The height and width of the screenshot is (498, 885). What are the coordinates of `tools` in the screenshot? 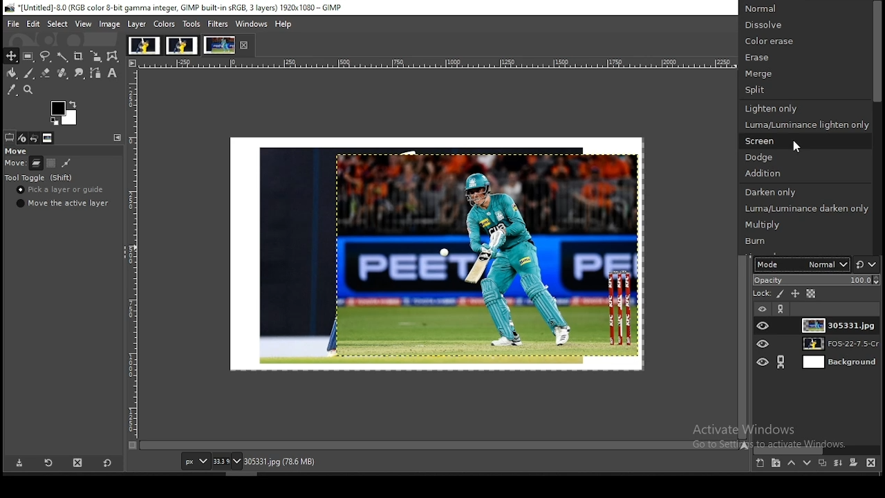 It's located at (192, 24).